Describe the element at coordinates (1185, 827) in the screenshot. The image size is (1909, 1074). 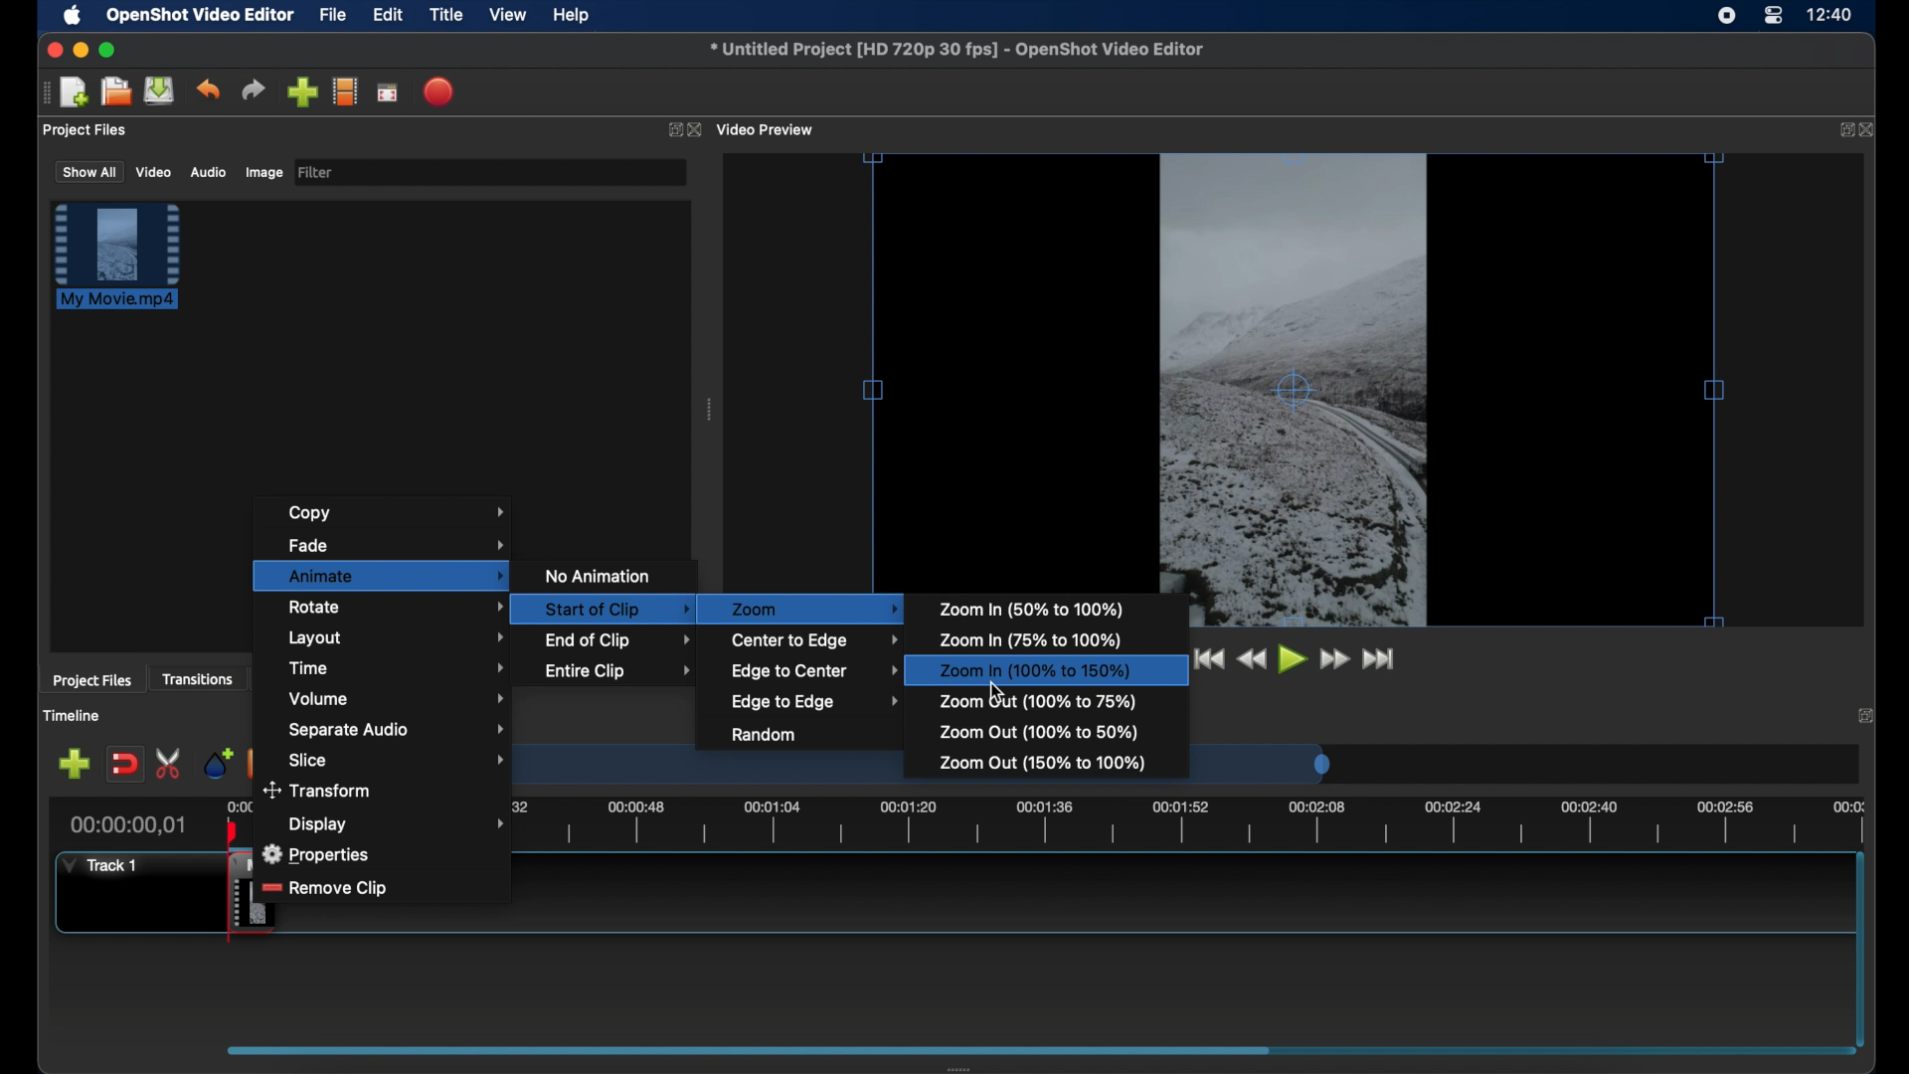
I see `timeline scale` at that location.